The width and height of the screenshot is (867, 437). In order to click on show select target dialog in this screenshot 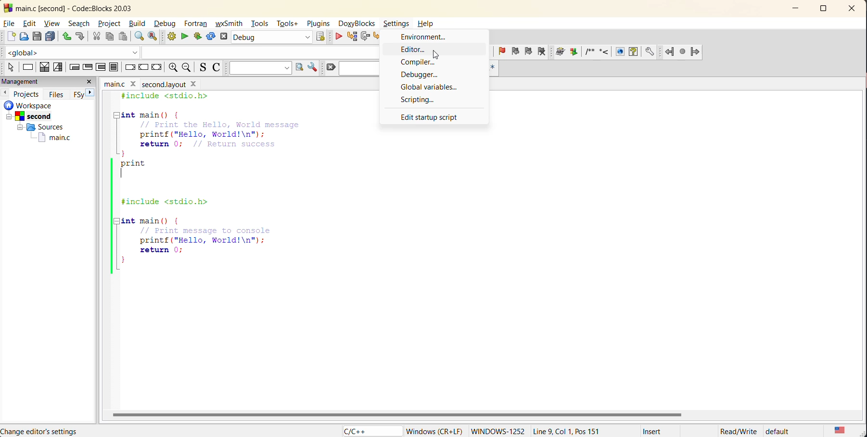, I will do `click(322, 38)`.